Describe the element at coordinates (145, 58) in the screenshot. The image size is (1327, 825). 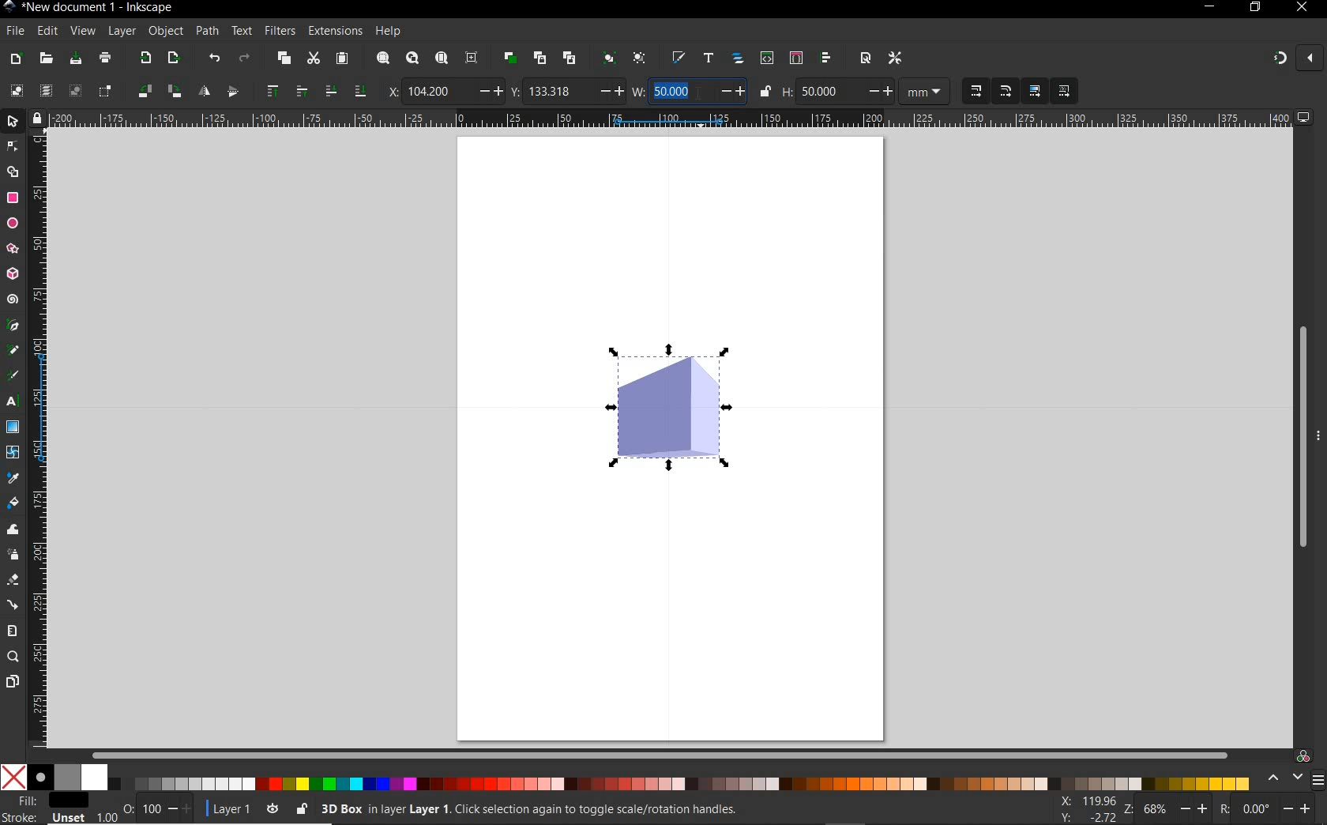
I see `import` at that location.